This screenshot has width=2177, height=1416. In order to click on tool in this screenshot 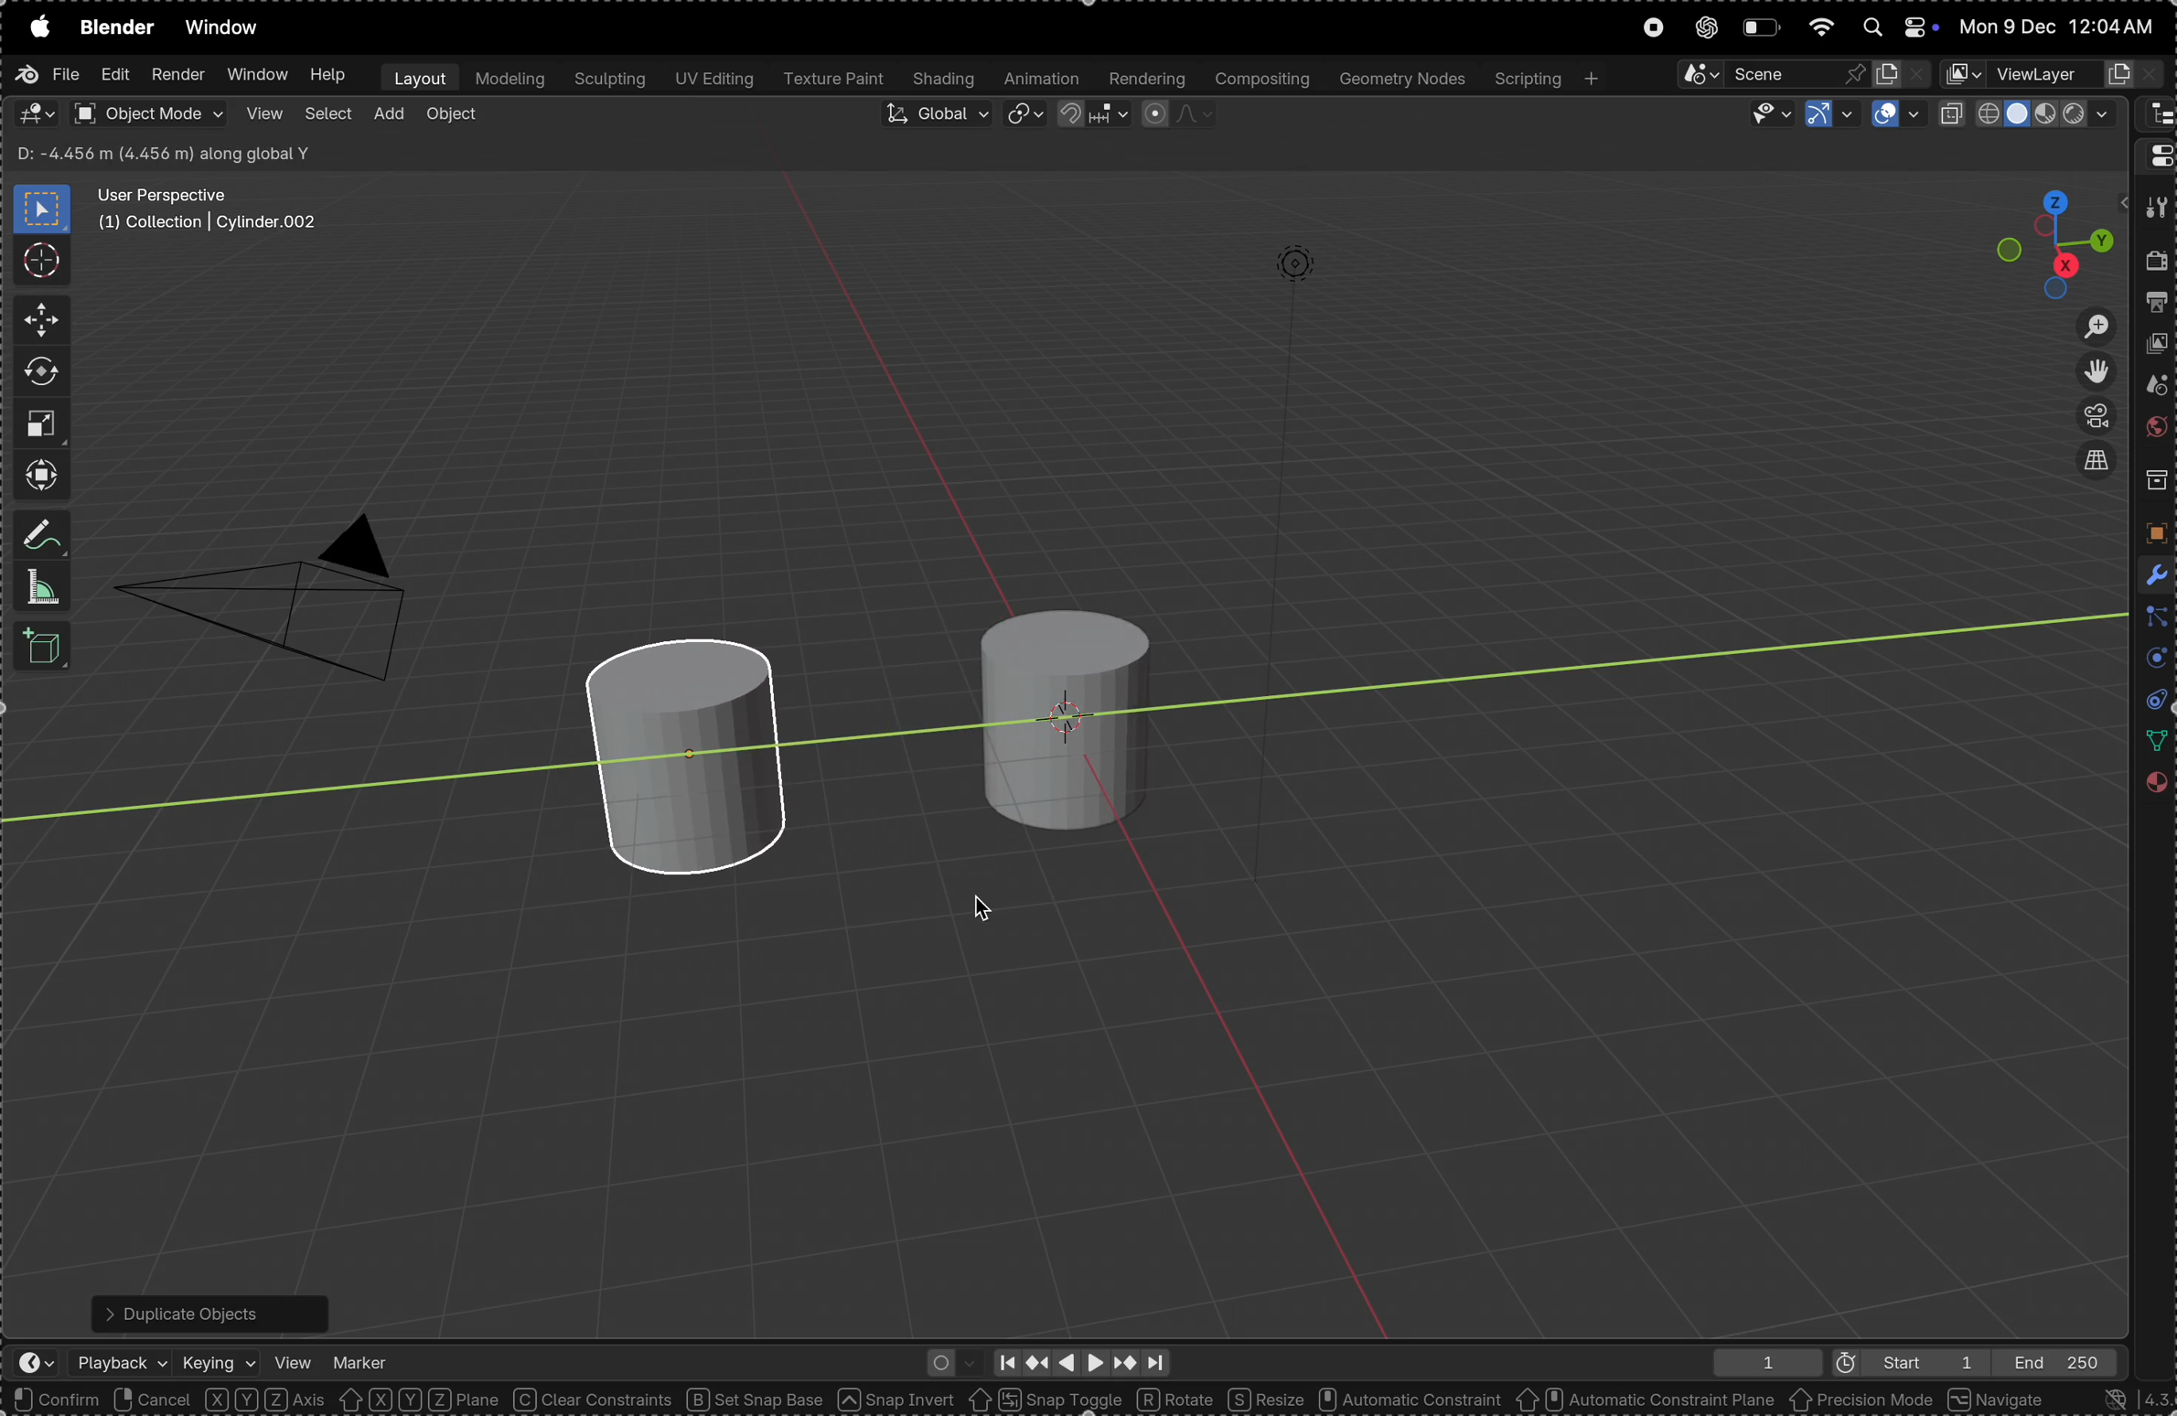, I will do `click(2154, 209)`.